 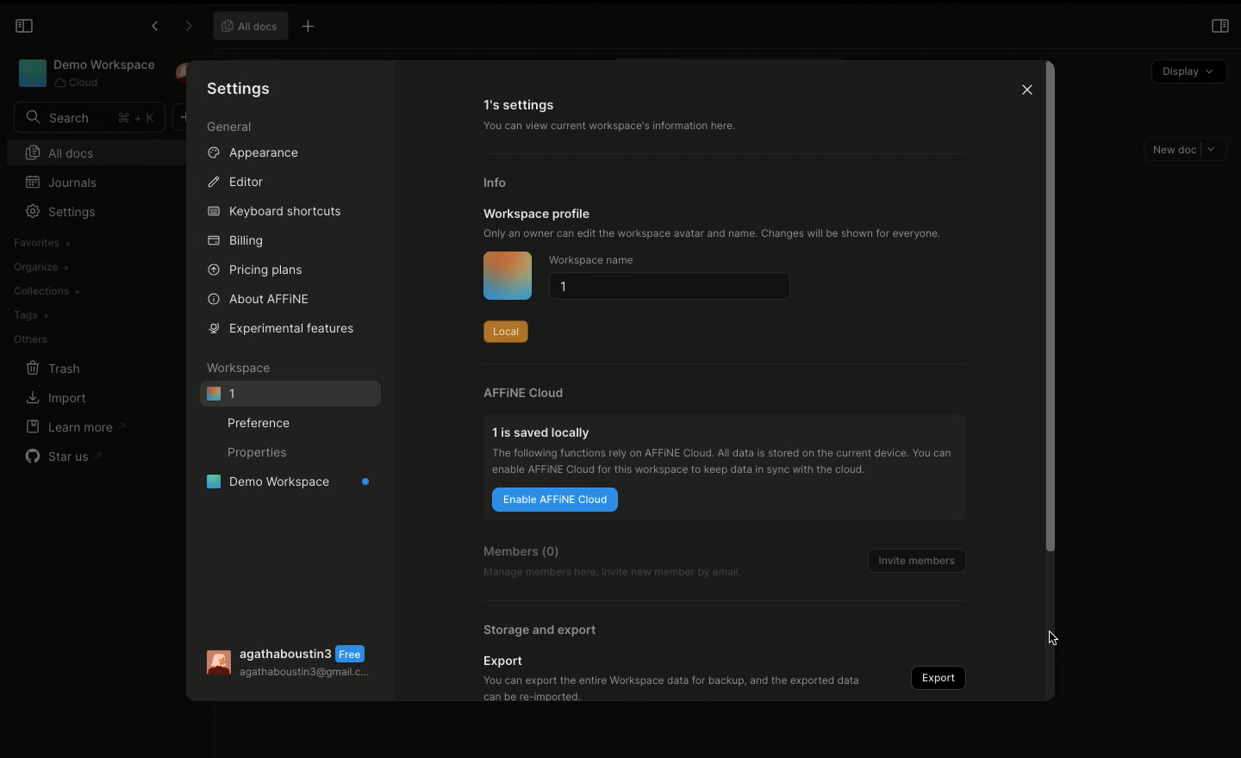 I want to click on Open right panel, so click(x=1219, y=26).